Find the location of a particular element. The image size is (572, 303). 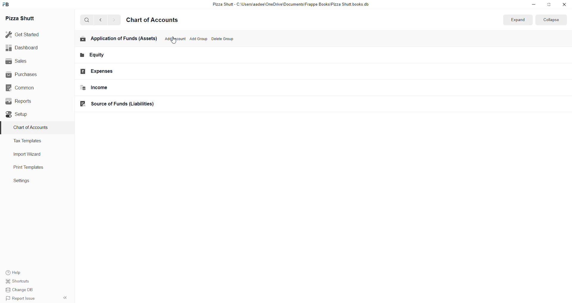

Pizza Shutt - C:\Users\aadee\OneDrive\Documents|\Frappe Books\Pizza Shutt books.db is located at coordinates (290, 5).